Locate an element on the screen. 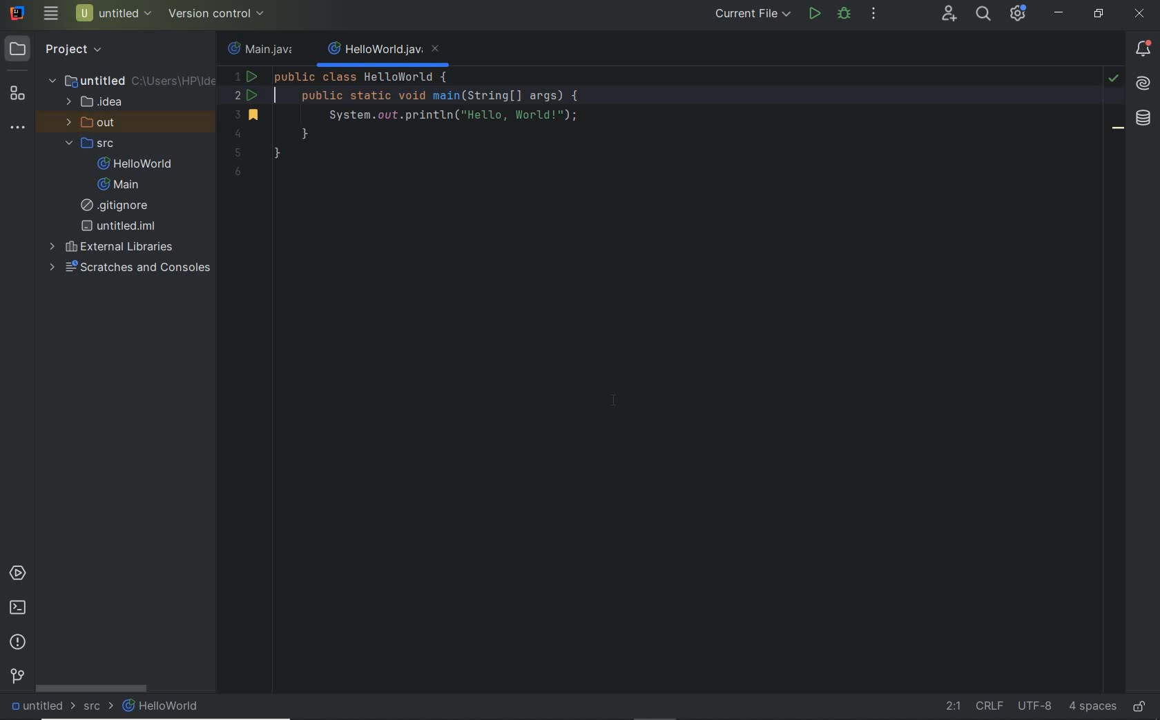 This screenshot has height=720, width=1160. system name is located at coordinates (19, 12).